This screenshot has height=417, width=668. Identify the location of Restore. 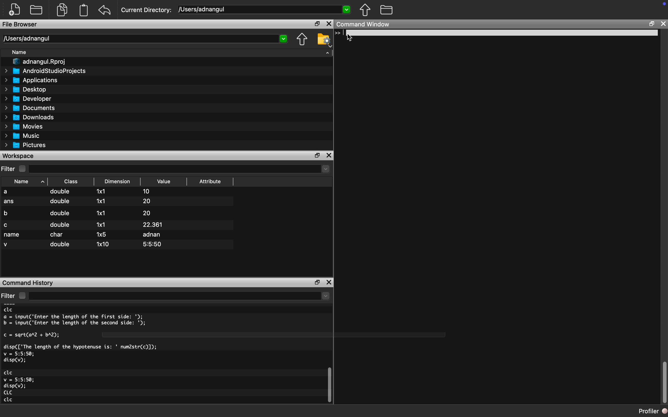
(316, 24).